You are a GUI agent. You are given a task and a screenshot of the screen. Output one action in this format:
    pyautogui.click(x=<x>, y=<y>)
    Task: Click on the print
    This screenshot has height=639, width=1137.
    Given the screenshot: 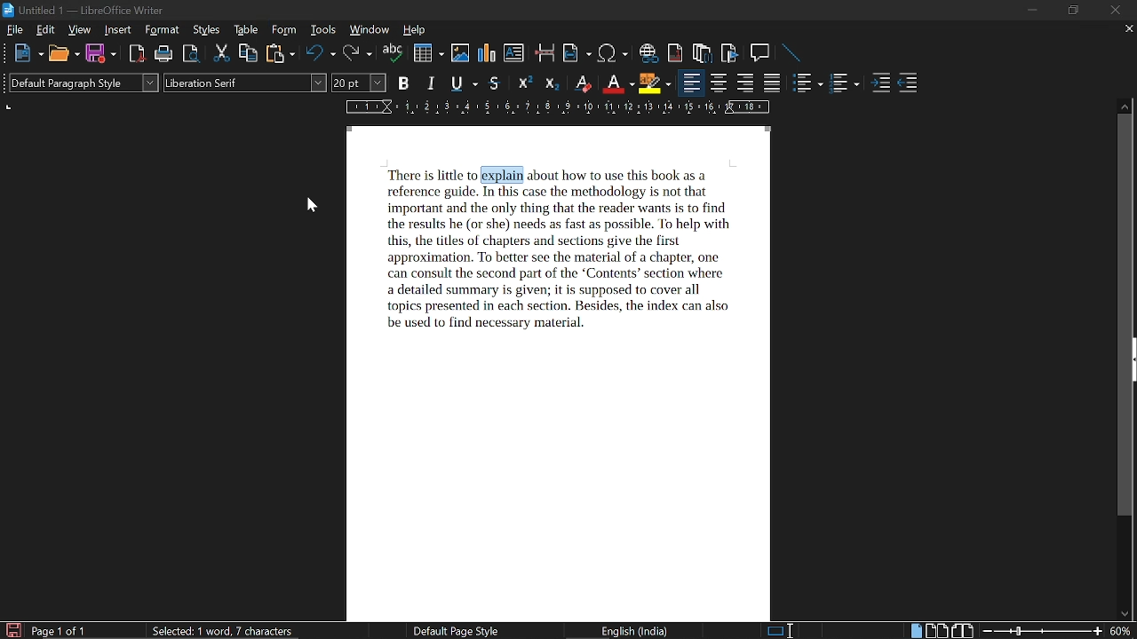 What is the action you would take?
    pyautogui.click(x=164, y=54)
    